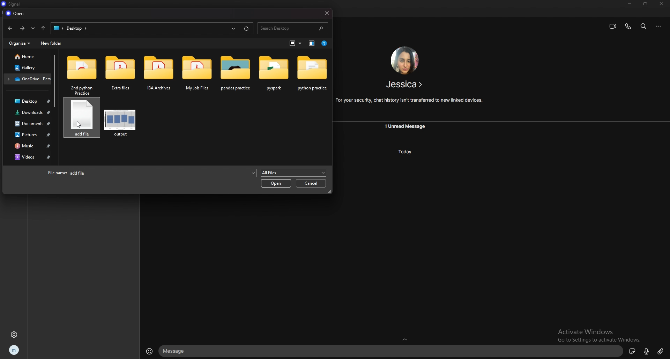 The height and width of the screenshot is (359, 670). Describe the element at coordinates (22, 29) in the screenshot. I see `forward` at that location.